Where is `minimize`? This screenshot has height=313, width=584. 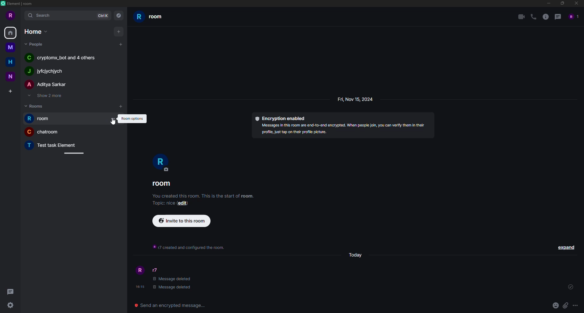 minimize is located at coordinates (547, 3).